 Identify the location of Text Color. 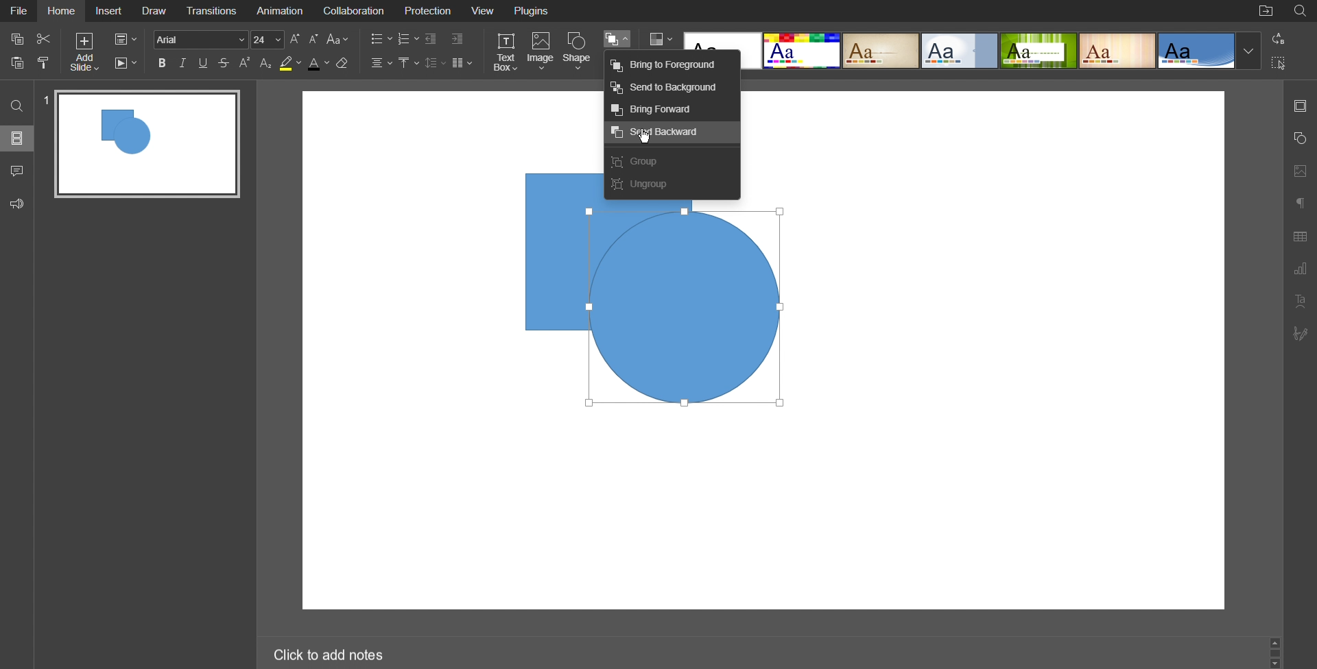
(318, 64).